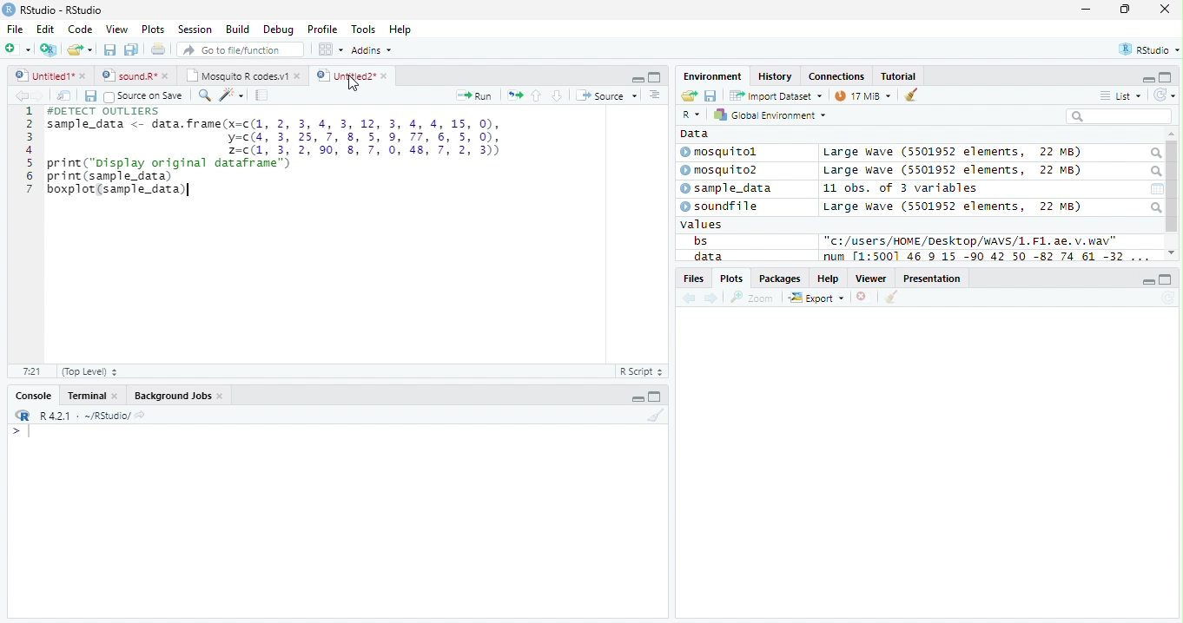 This screenshot has width=1183, height=623. Describe the element at coordinates (702, 225) in the screenshot. I see `values` at that location.